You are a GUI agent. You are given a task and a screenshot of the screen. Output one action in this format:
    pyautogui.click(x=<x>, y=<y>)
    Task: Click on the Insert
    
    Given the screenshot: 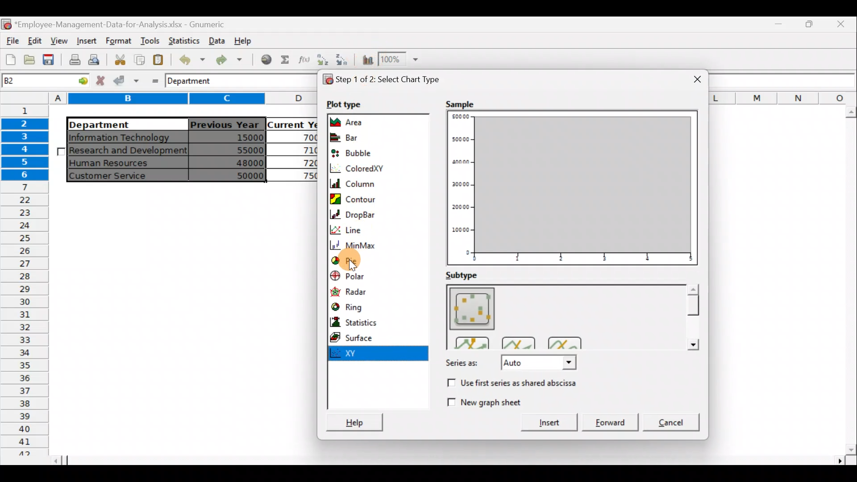 What is the action you would take?
    pyautogui.click(x=544, y=423)
    